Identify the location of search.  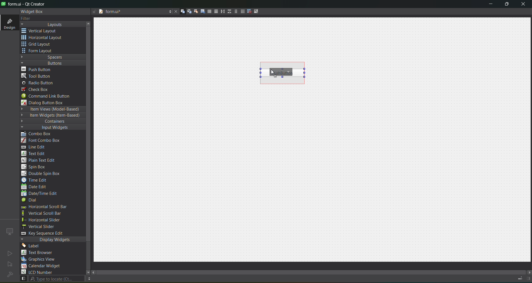
(52, 279).